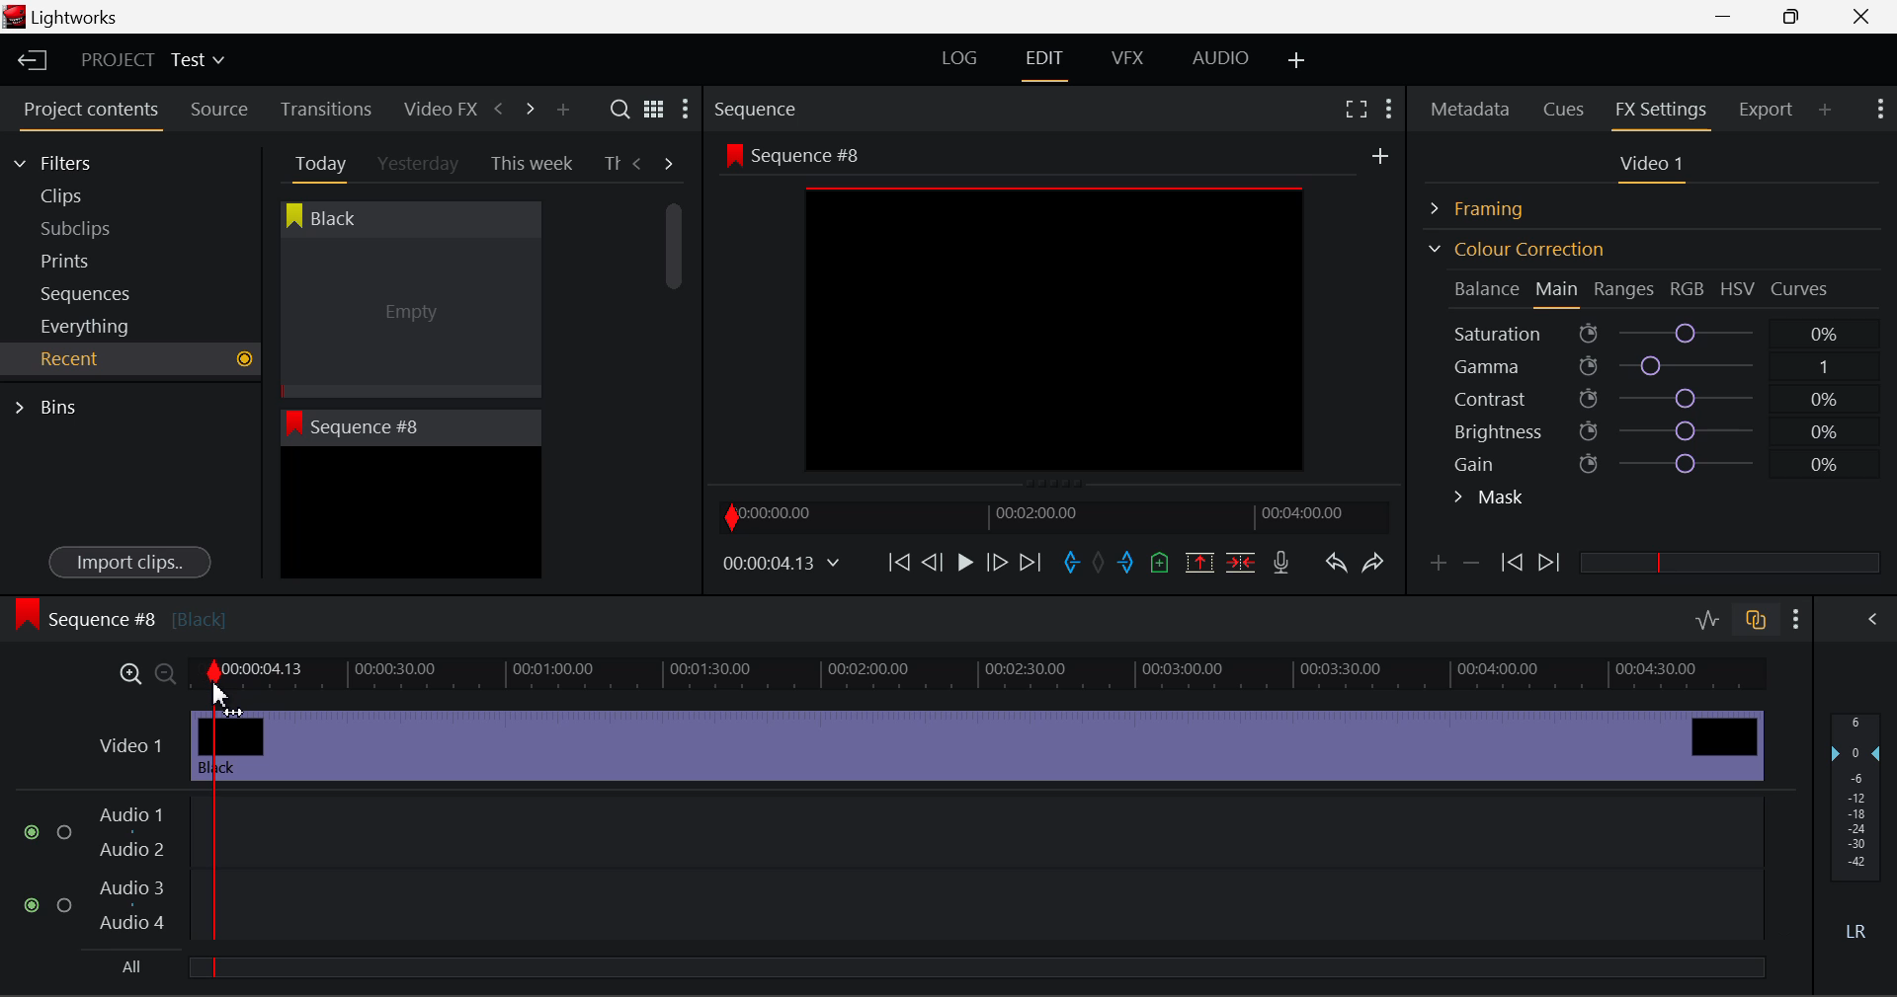 This screenshot has width=1897, height=997. I want to click on Ranges, so click(1624, 291).